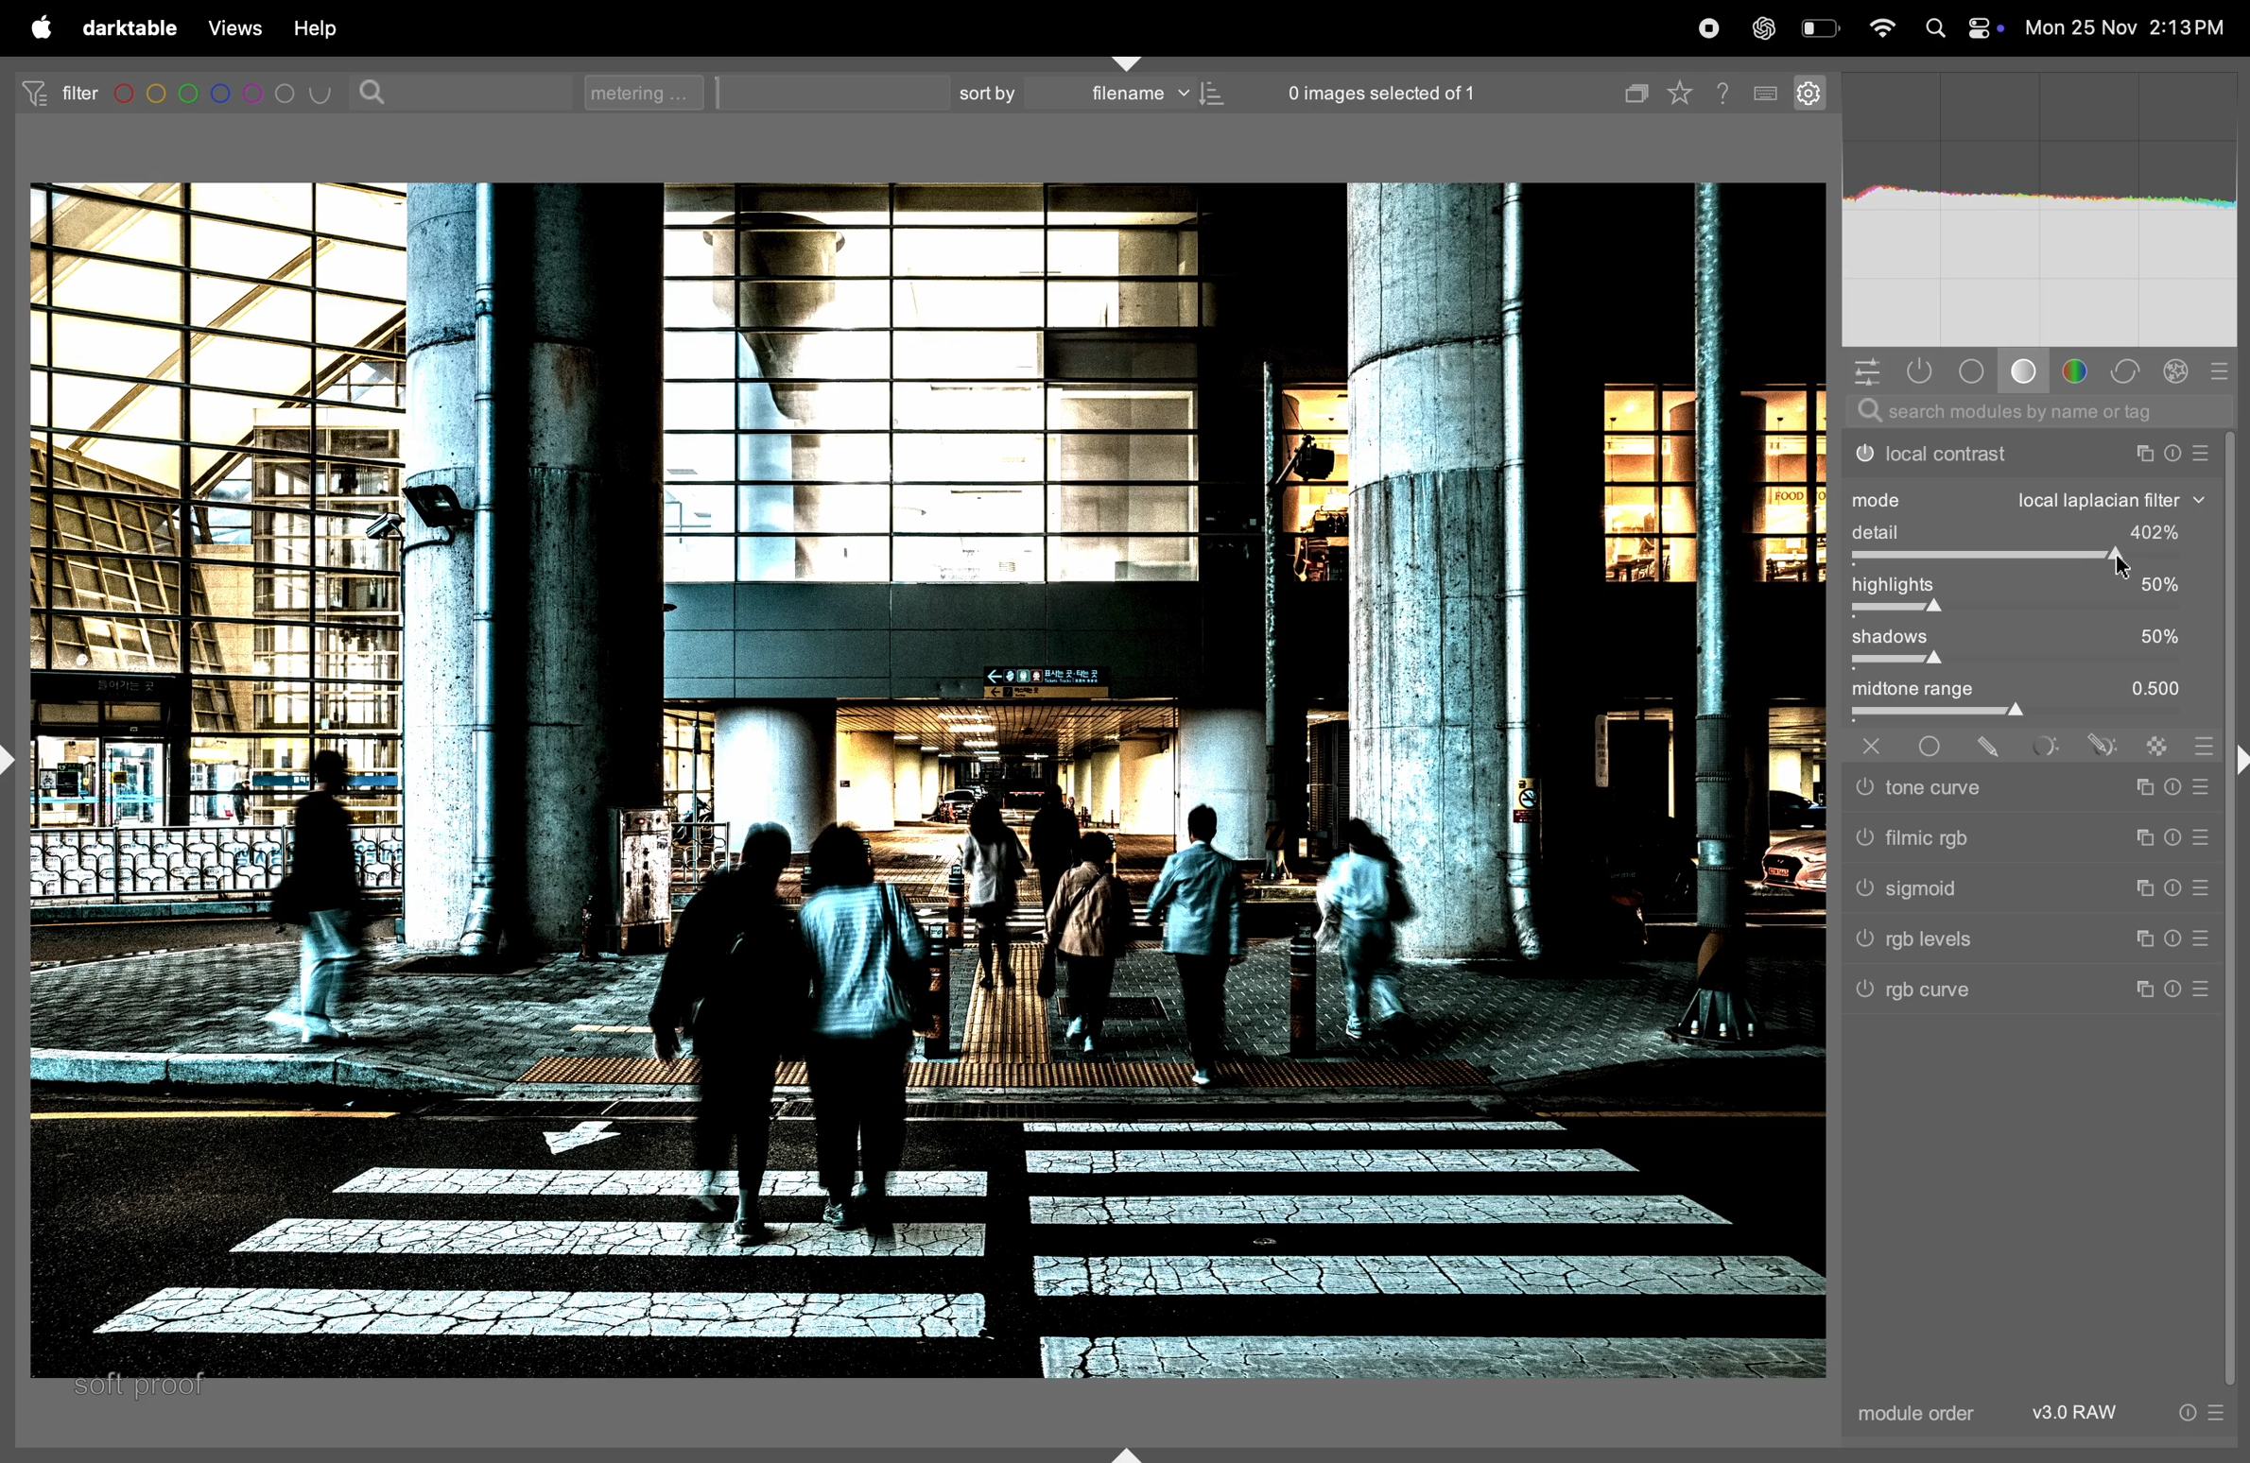  What do you see at coordinates (1883, 31) in the screenshot?
I see `wifi` at bounding box center [1883, 31].